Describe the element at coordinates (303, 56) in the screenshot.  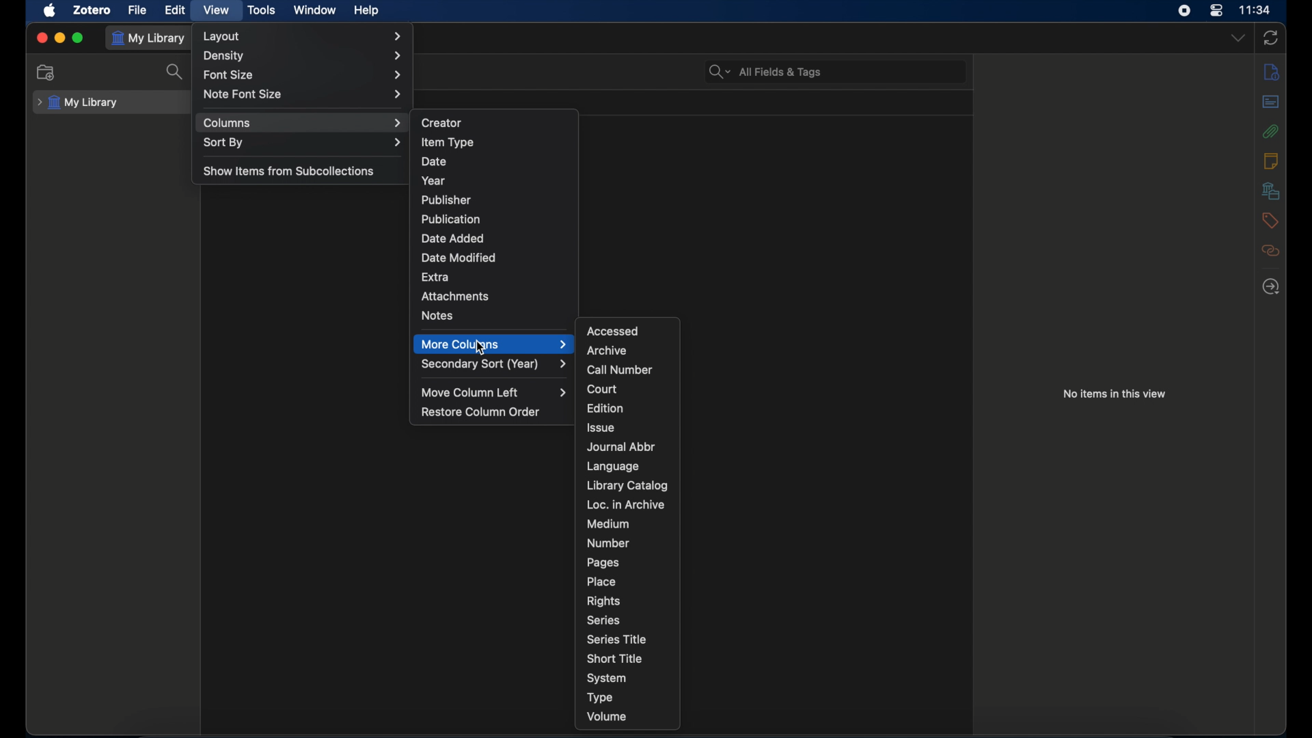
I see `density` at that location.